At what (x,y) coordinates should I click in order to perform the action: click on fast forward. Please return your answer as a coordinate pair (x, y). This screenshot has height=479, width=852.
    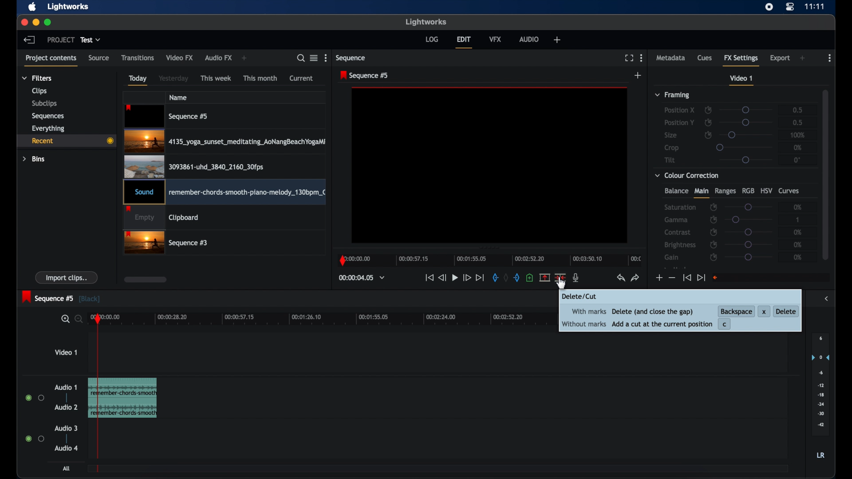
    Looking at the image, I should click on (466, 279).